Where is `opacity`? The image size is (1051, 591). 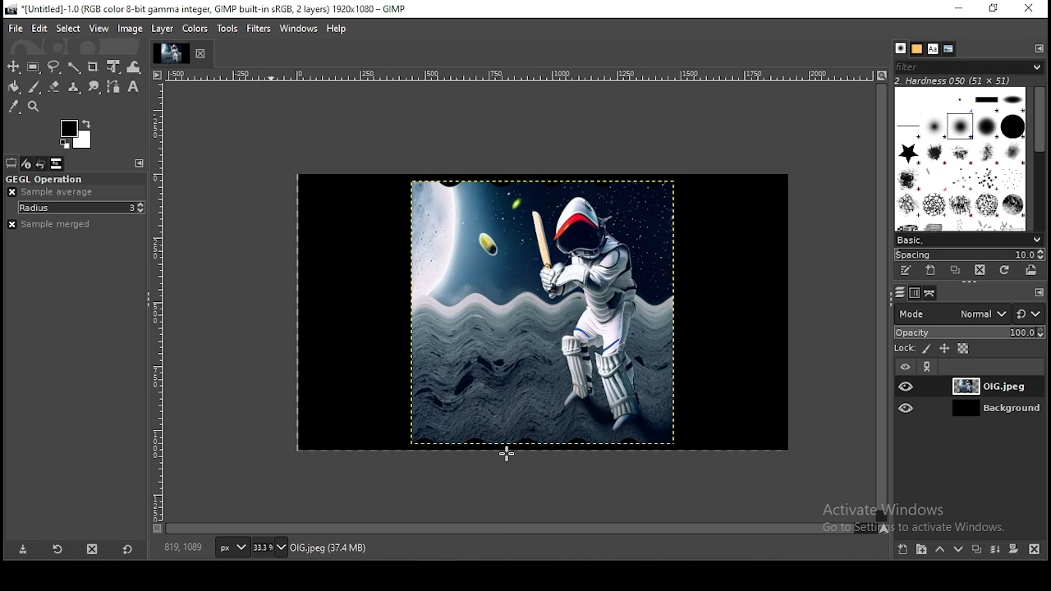
opacity is located at coordinates (969, 332).